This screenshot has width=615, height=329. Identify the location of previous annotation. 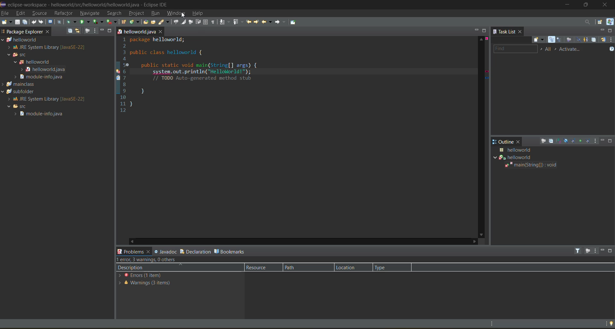
(239, 22).